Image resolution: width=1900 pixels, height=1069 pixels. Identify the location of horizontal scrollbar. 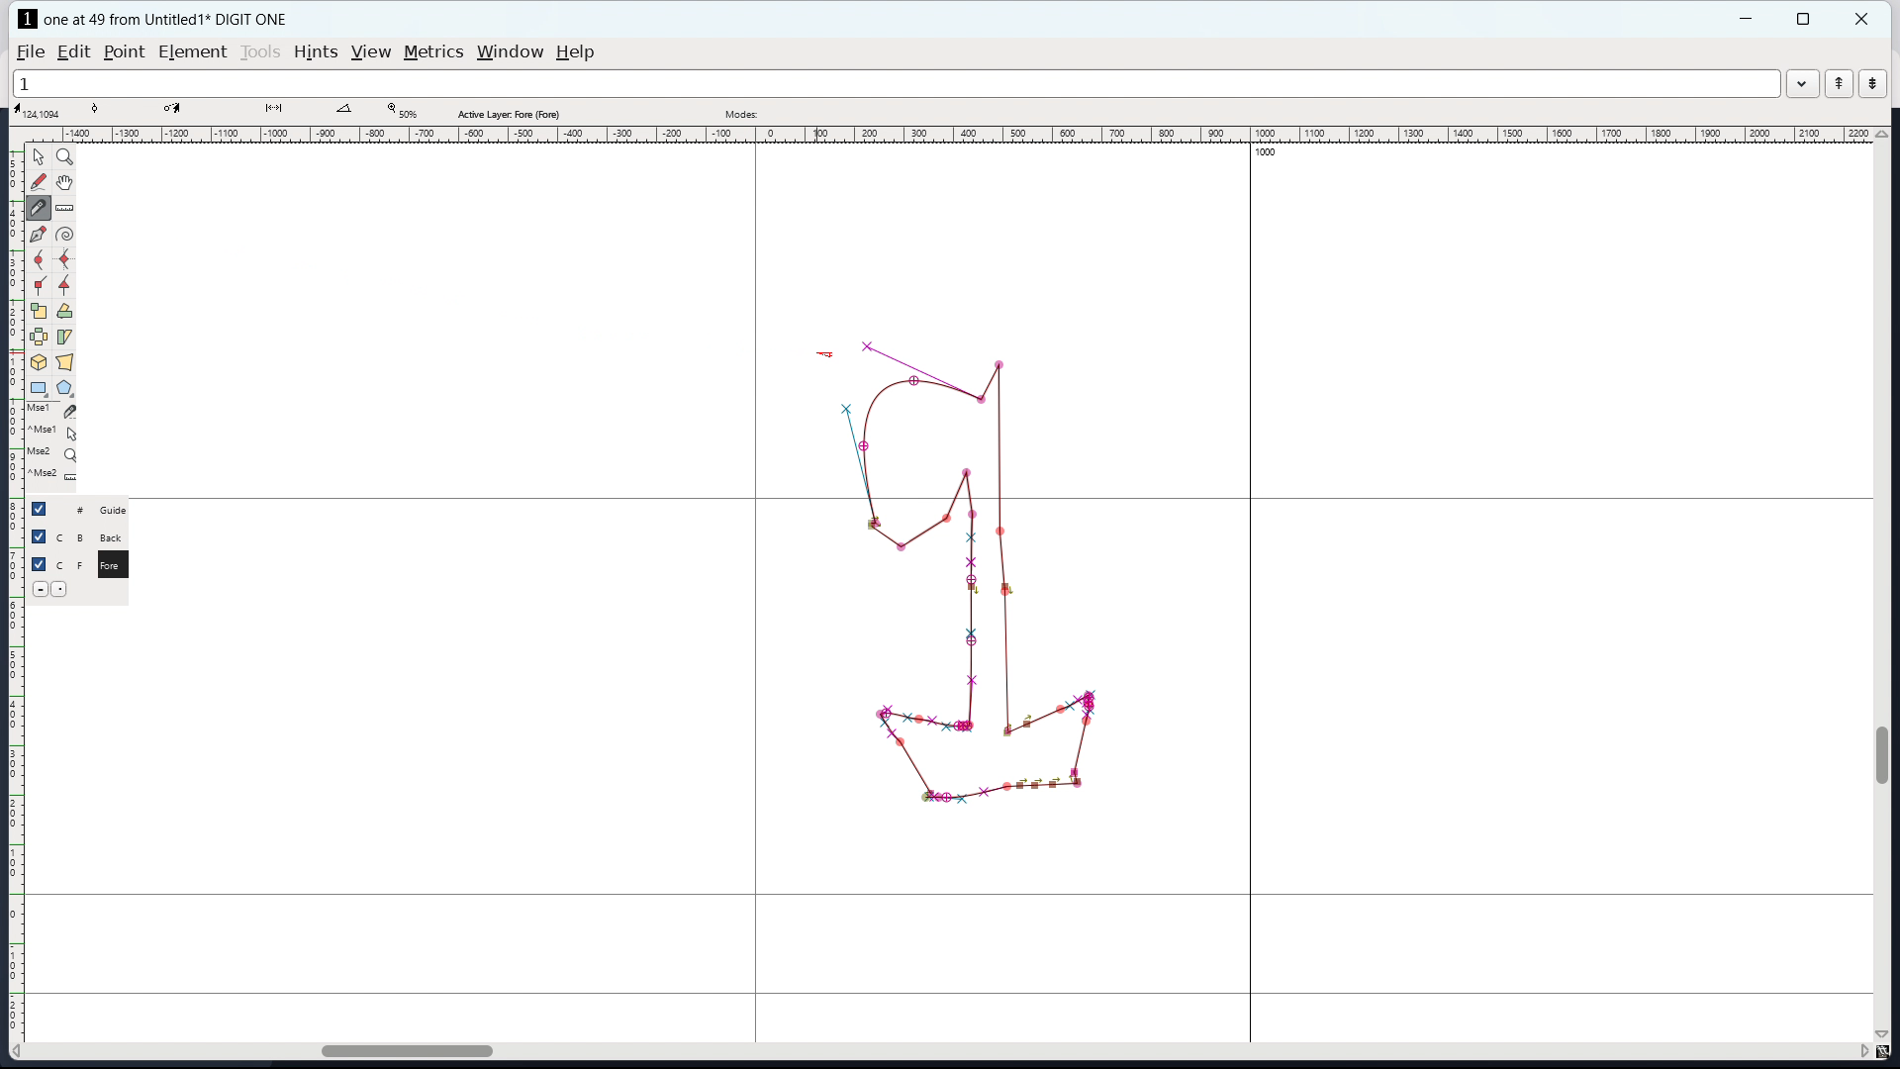
(397, 1048).